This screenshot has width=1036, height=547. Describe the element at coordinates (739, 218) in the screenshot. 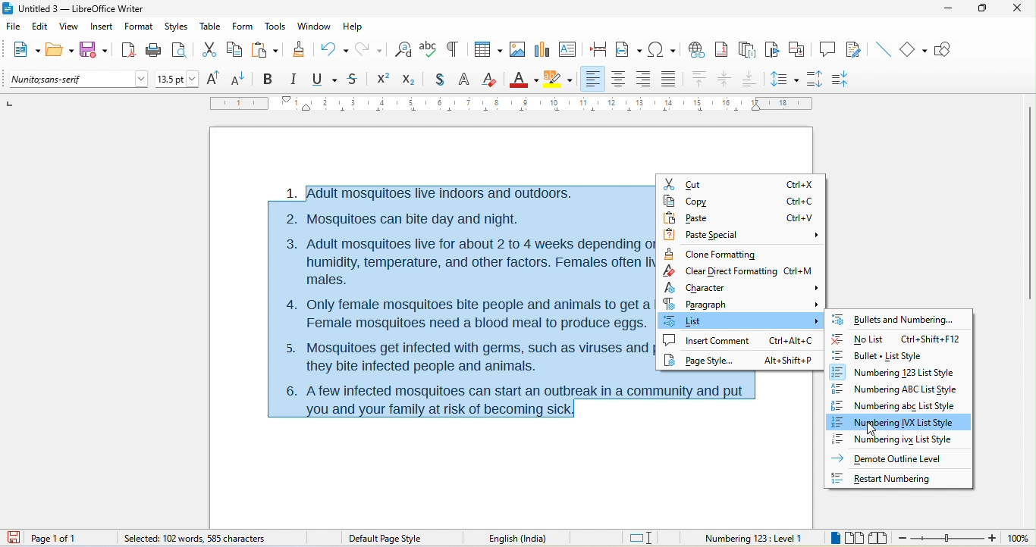

I see `paste` at that location.